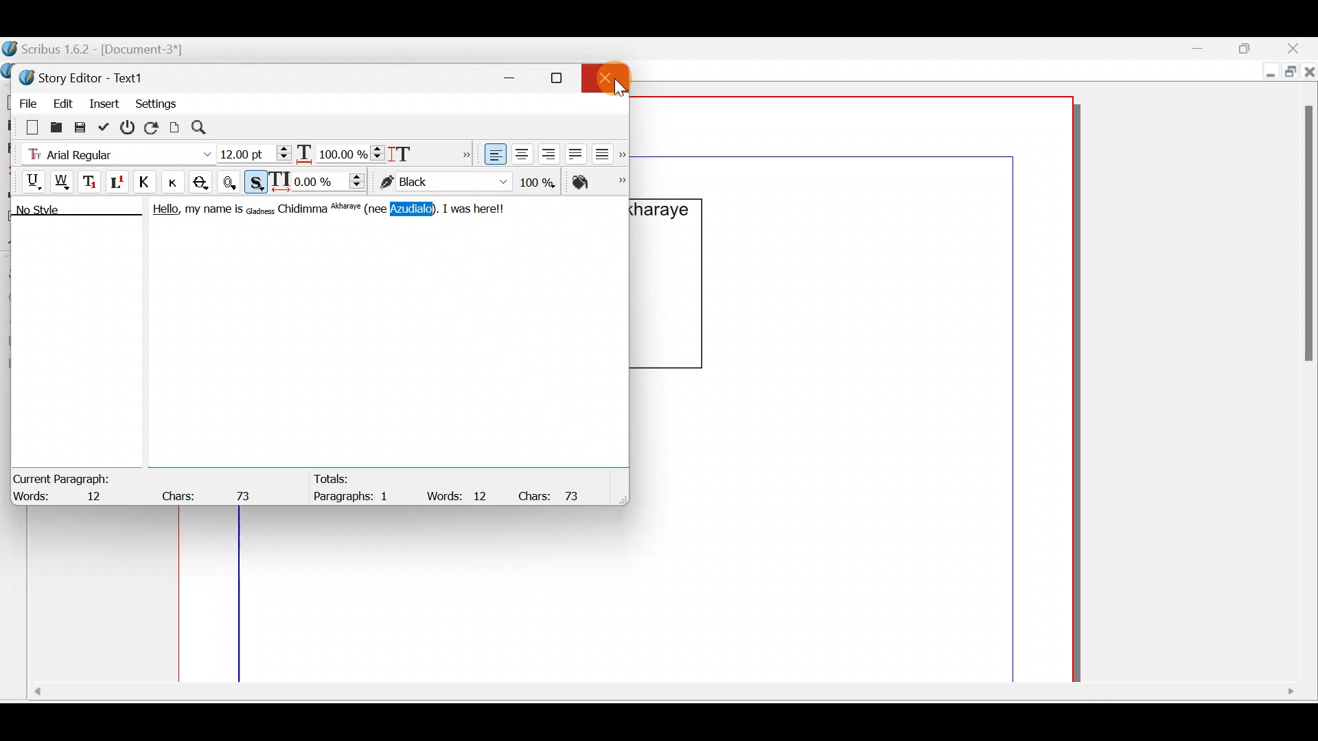  What do you see at coordinates (321, 180) in the screenshot?
I see `Manual tracking` at bounding box center [321, 180].